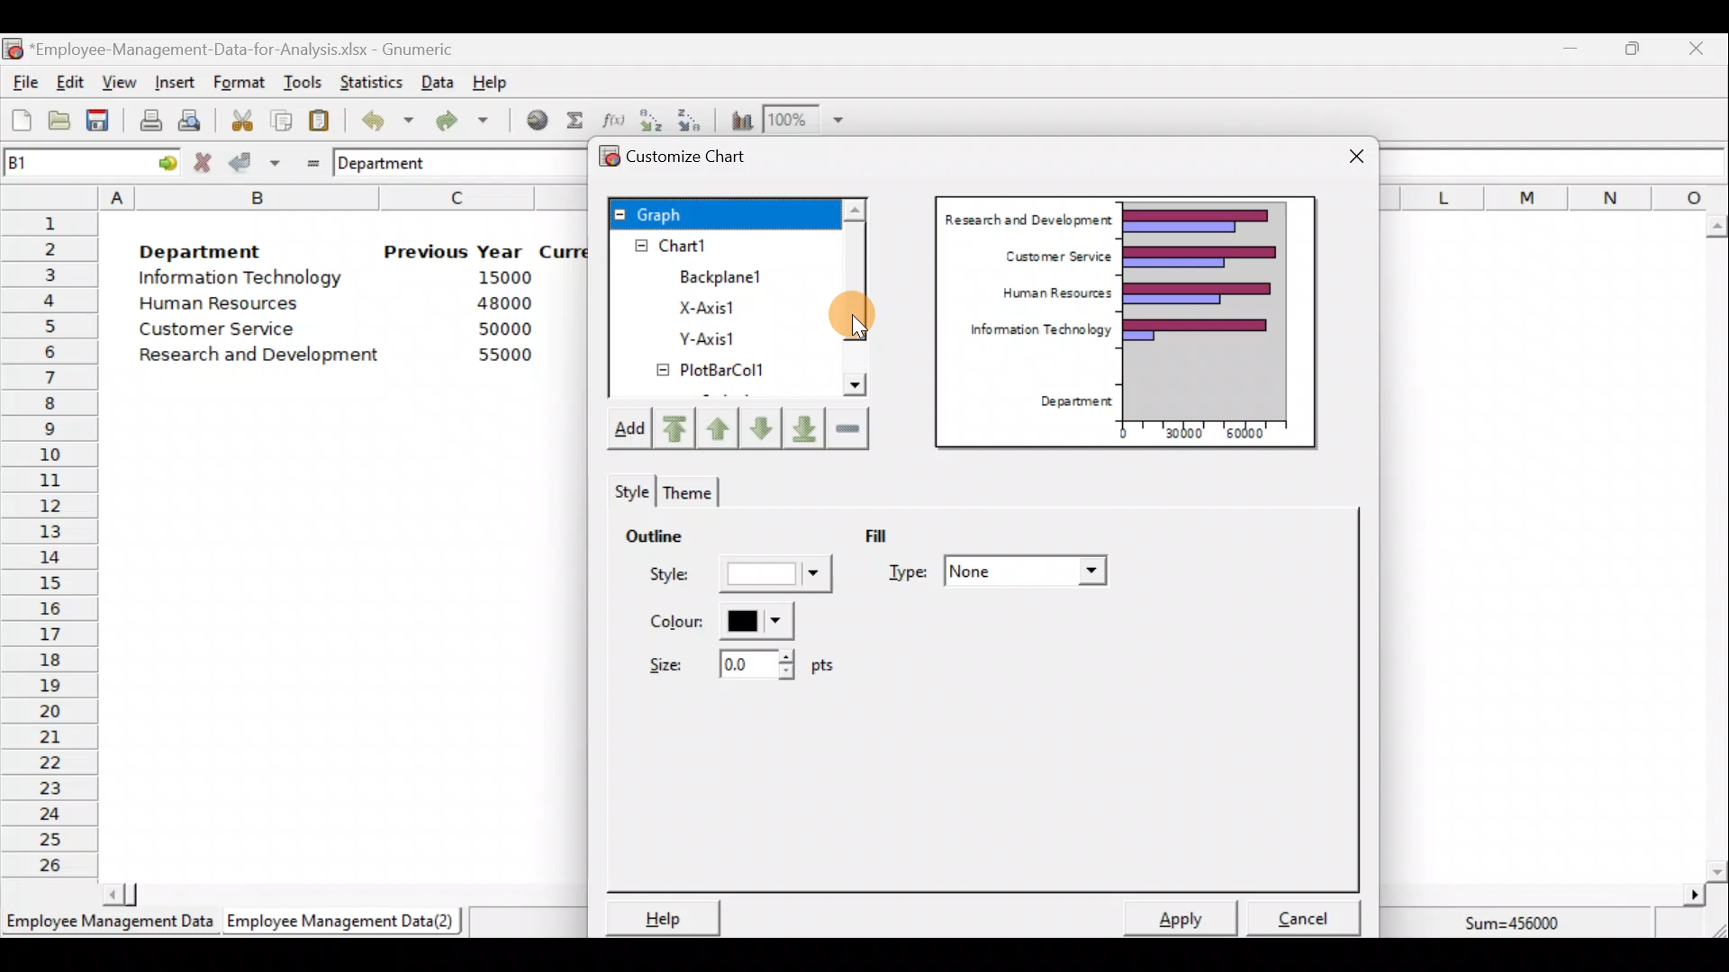  I want to click on Chart1, so click(715, 247).